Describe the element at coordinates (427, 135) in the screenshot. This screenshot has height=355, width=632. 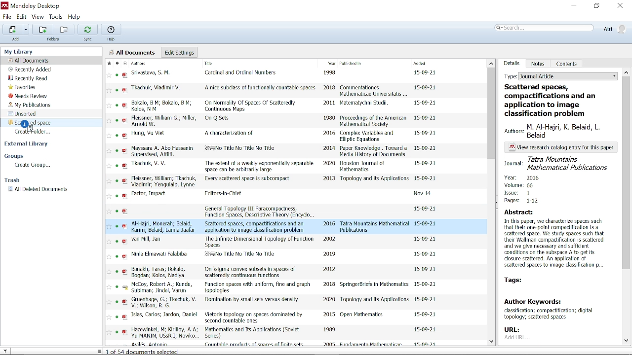
I see `date` at that location.